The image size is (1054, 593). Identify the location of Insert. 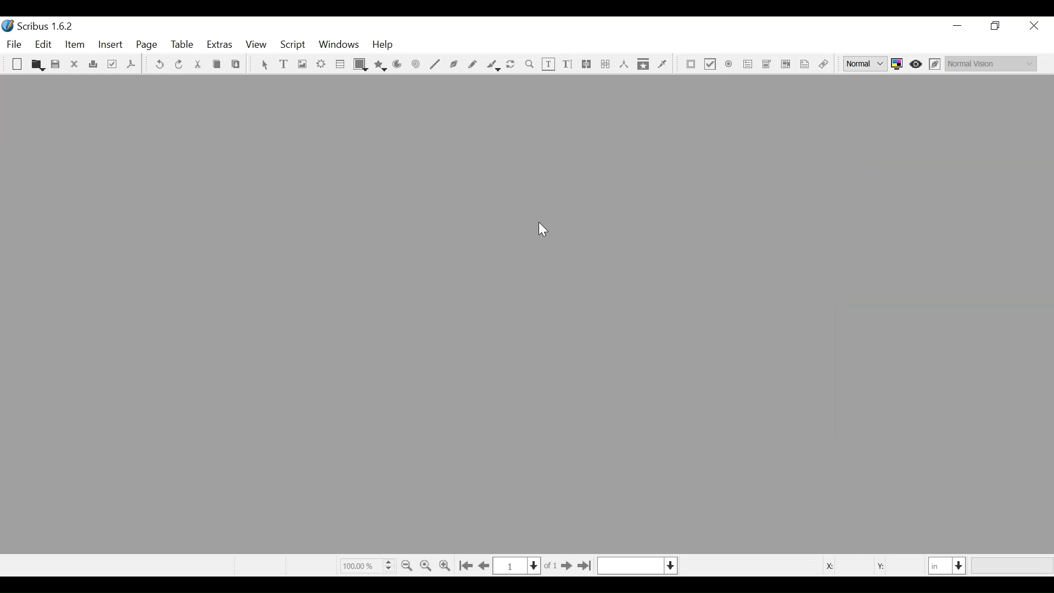
(111, 47).